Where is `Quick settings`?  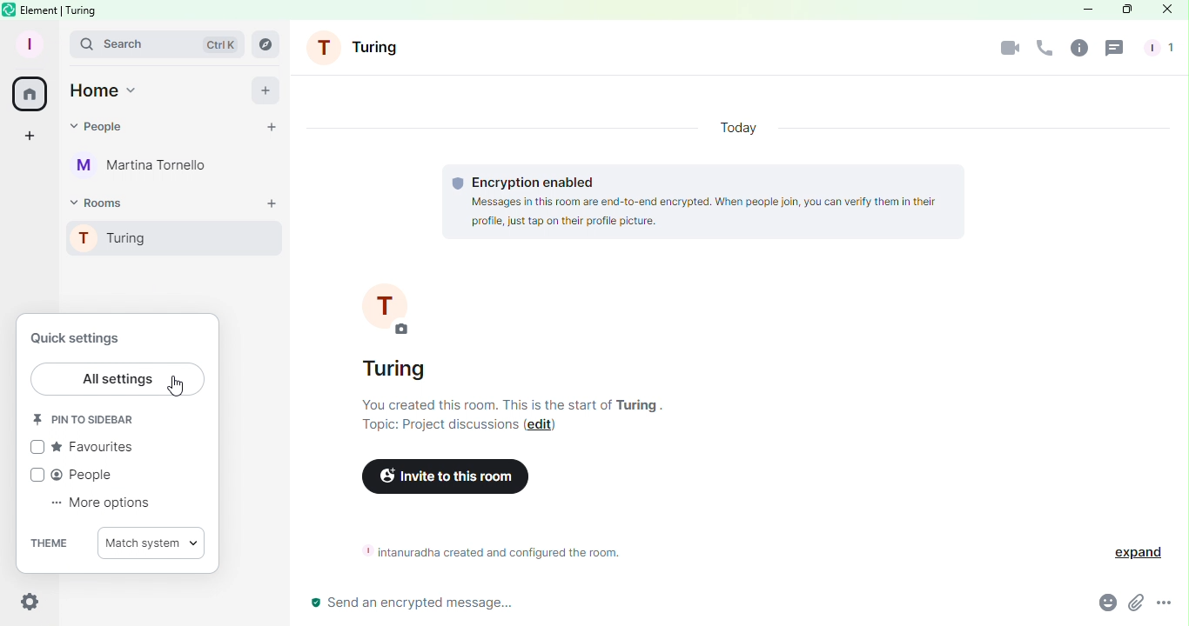
Quick settings is located at coordinates (75, 336).